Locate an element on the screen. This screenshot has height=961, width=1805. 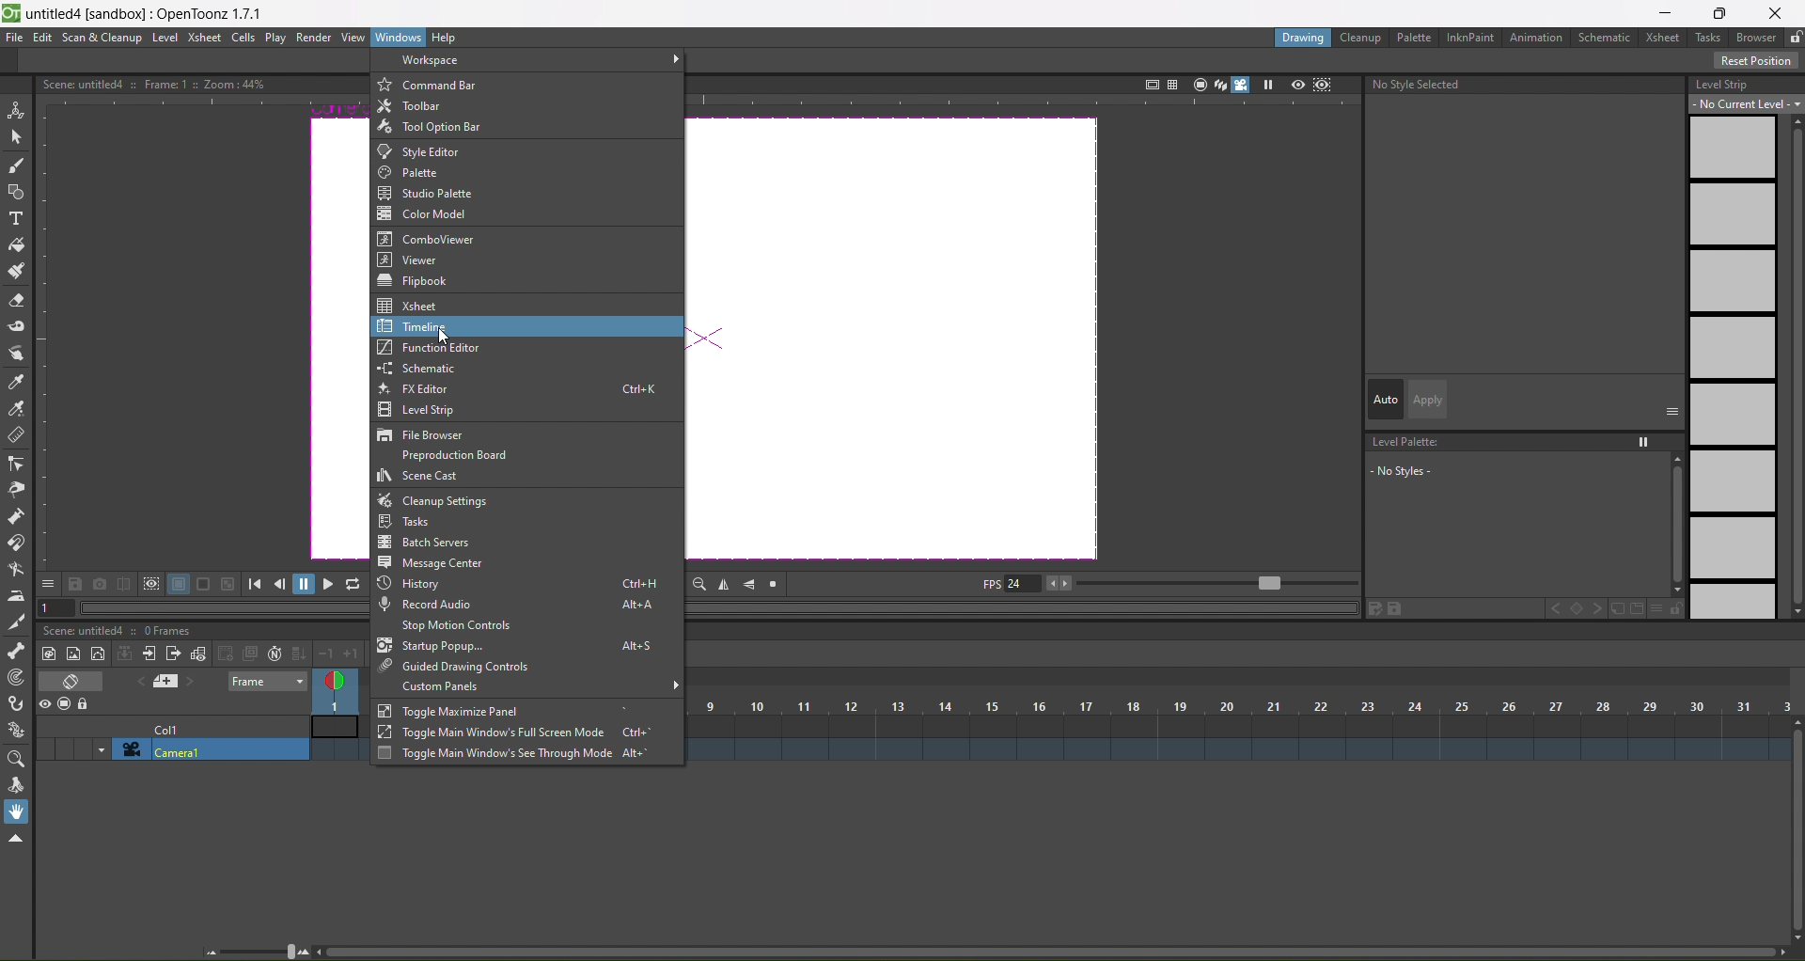
logo is located at coordinates (11, 11).